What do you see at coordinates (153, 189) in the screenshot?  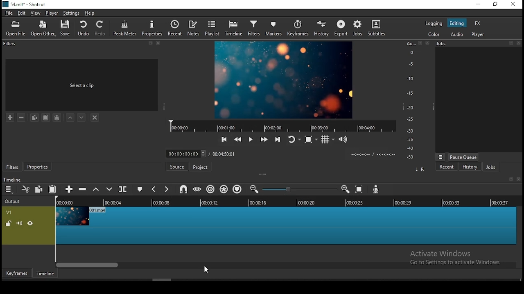 I see `previous marker` at bounding box center [153, 189].